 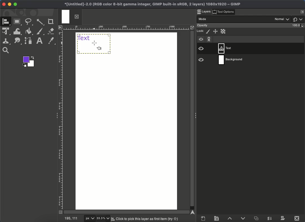 I want to click on Foreground color, so click(x=29, y=61).